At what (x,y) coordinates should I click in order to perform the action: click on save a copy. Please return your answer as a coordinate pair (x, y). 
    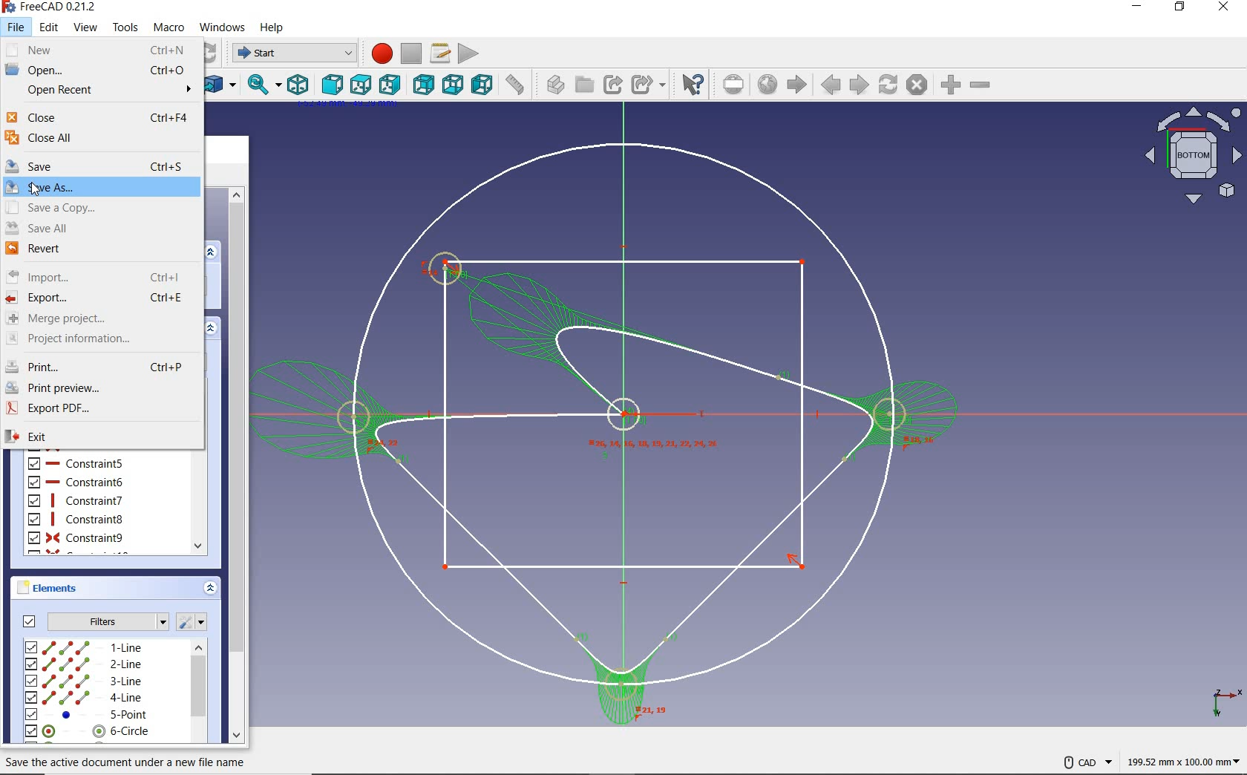
    Looking at the image, I should click on (101, 208).